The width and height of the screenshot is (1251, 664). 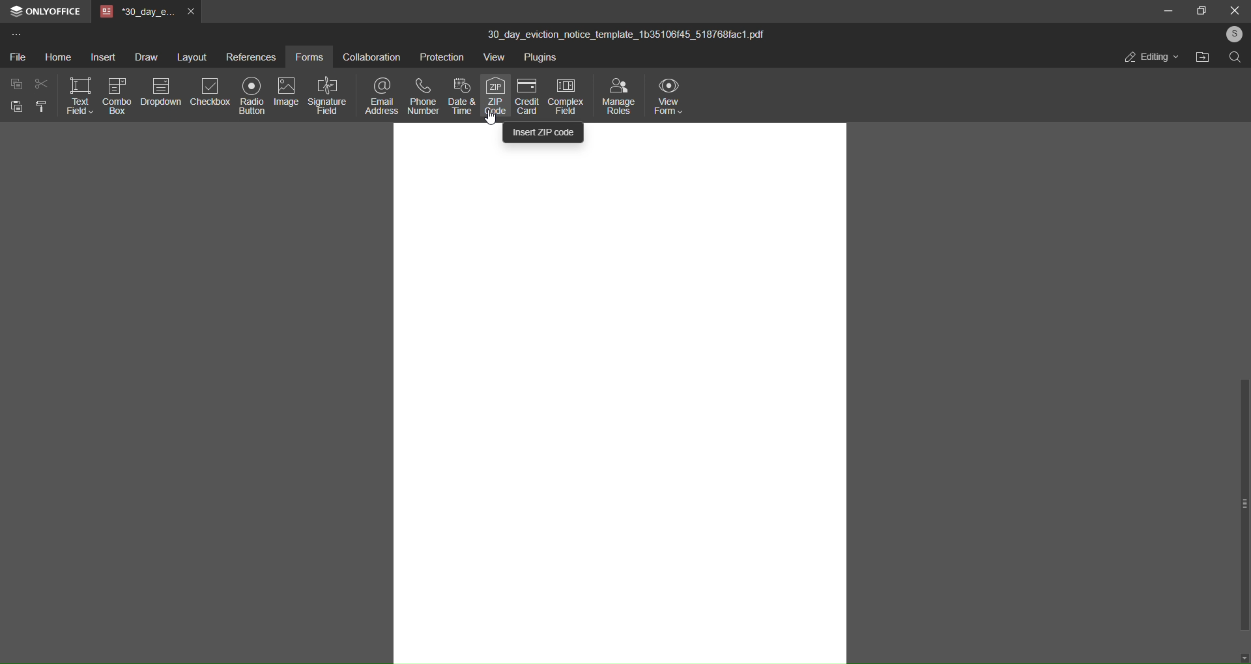 What do you see at coordinates (368, 56) in the screenshot?
I see `collaboration` at bounding box center [368, 56].